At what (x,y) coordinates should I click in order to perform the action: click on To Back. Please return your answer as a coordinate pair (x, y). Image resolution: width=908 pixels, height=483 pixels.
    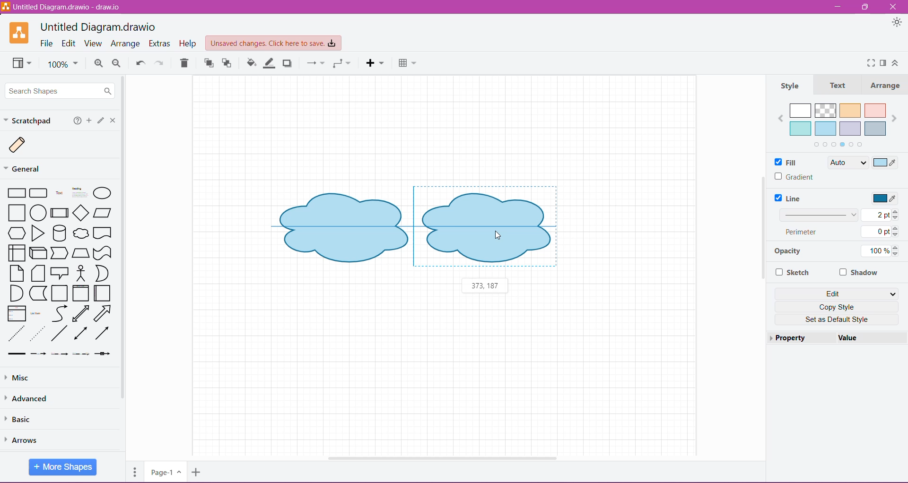
    Looking at the image, I should click on (227, 64).